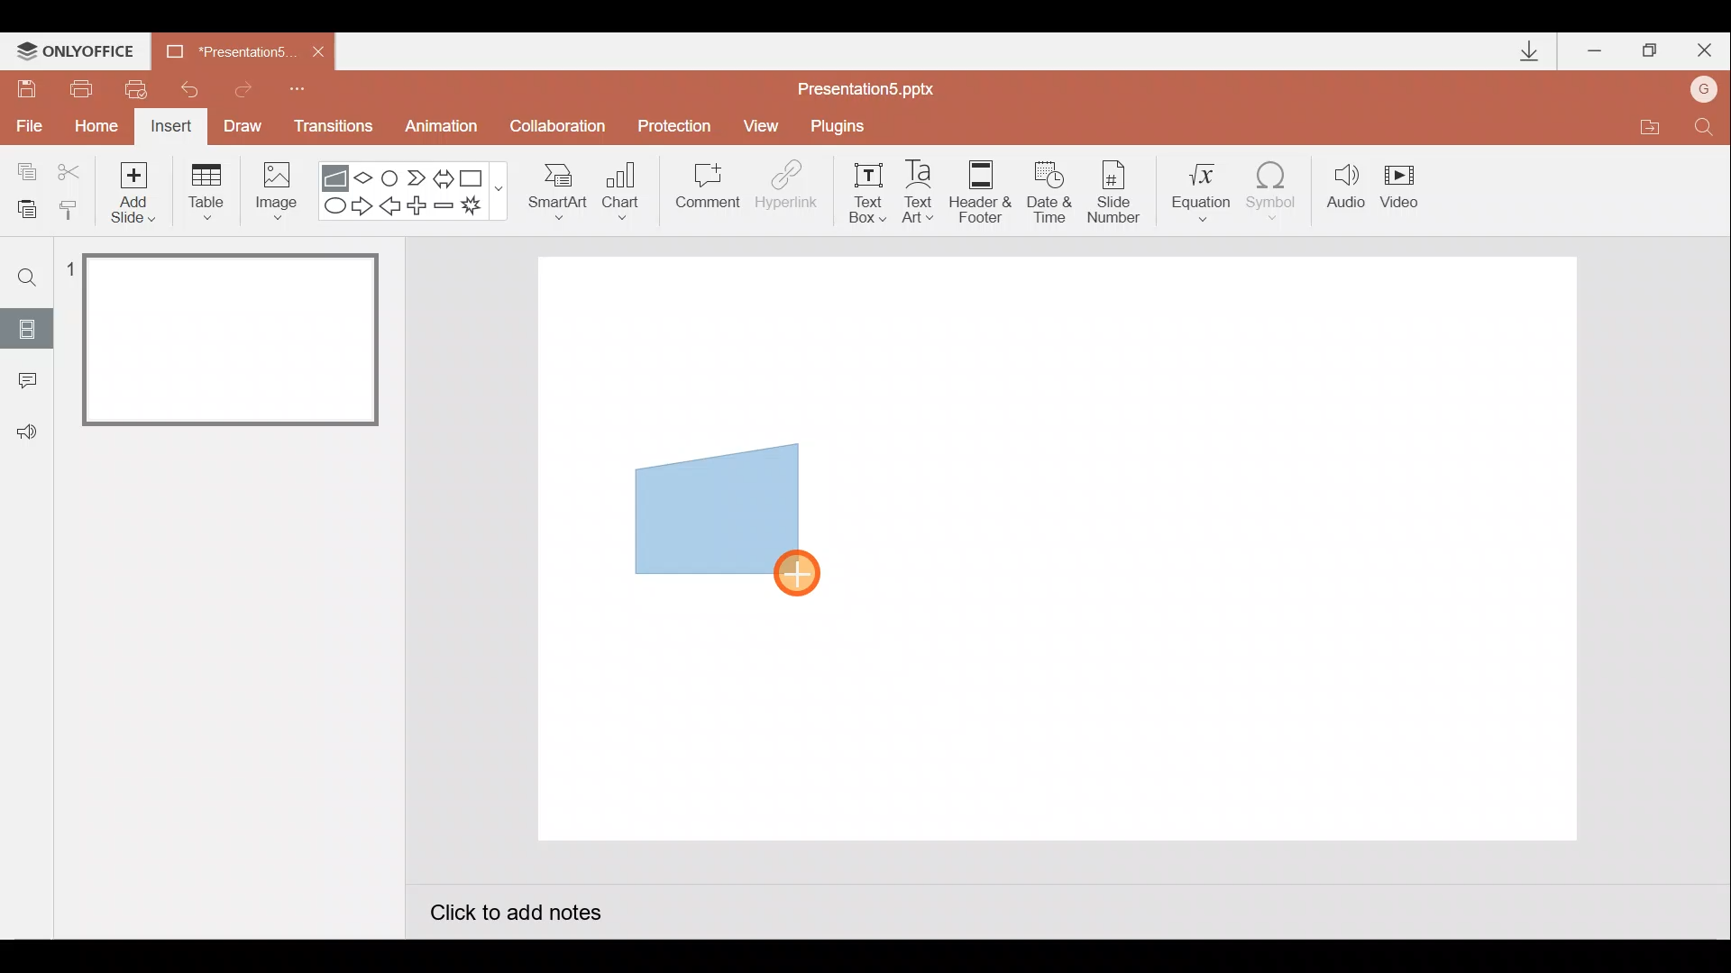 The image size is (1731, 973). What do you see at coordinates (979, 190) in the screenshot?
I see `Header & footer` at bounding box center [979, 190].